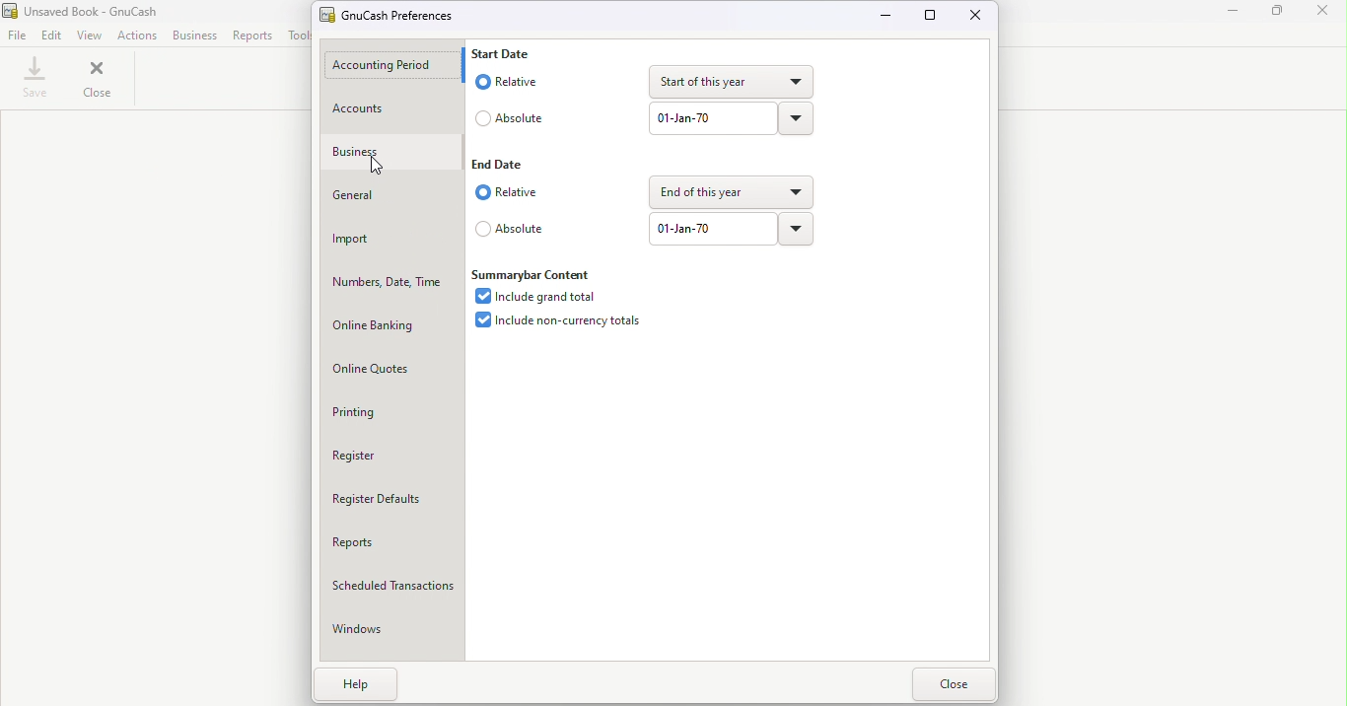 Image resolution: width=1347 pixels, height=706 pixels. Describe the element at coordinates (1281, 11) in the screenshot. I see `Maximize` at that location.